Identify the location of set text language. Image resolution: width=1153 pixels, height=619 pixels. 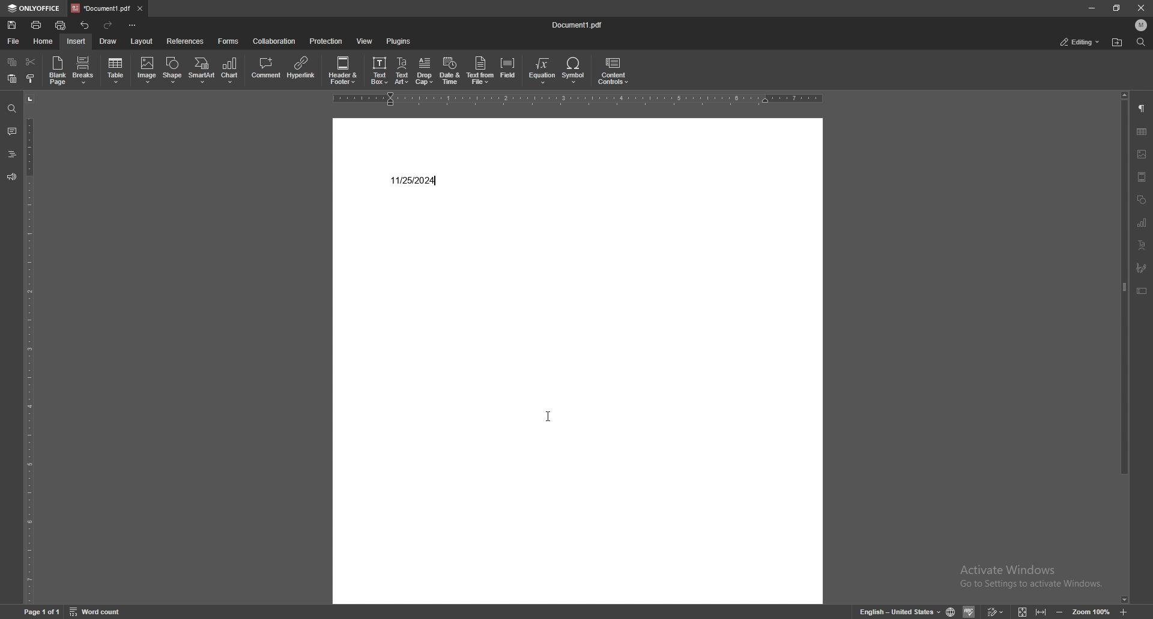
(898, 611).